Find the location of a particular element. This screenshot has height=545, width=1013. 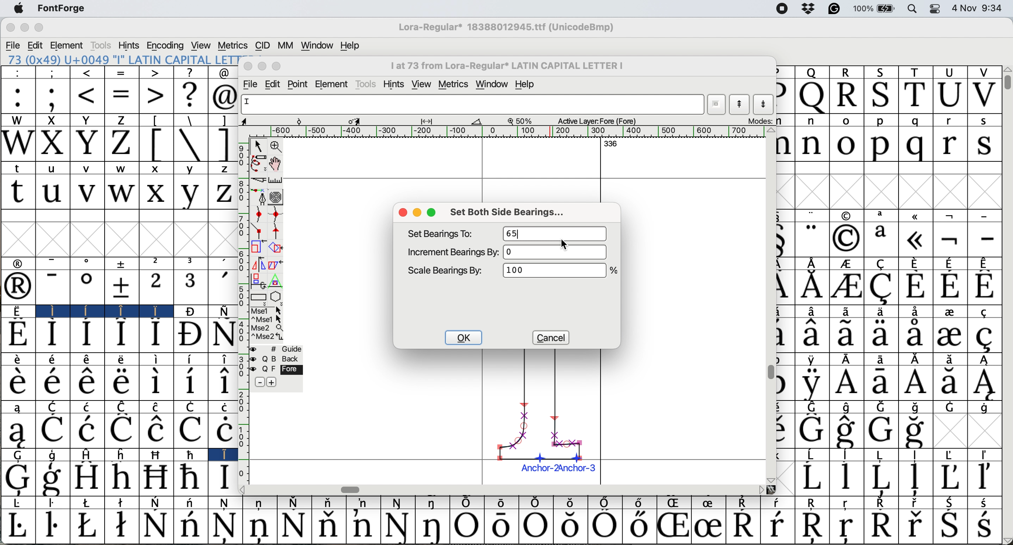

Symbol is located at coordinates (156, 360).